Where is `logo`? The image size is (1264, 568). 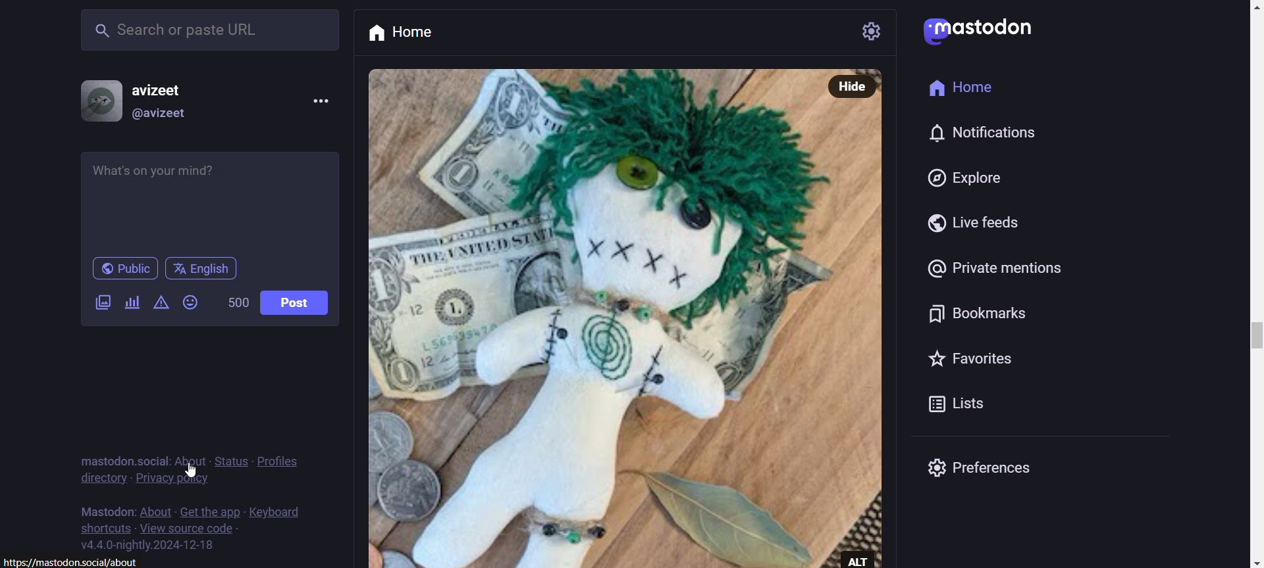
logo is located at coordinates (922, 32).